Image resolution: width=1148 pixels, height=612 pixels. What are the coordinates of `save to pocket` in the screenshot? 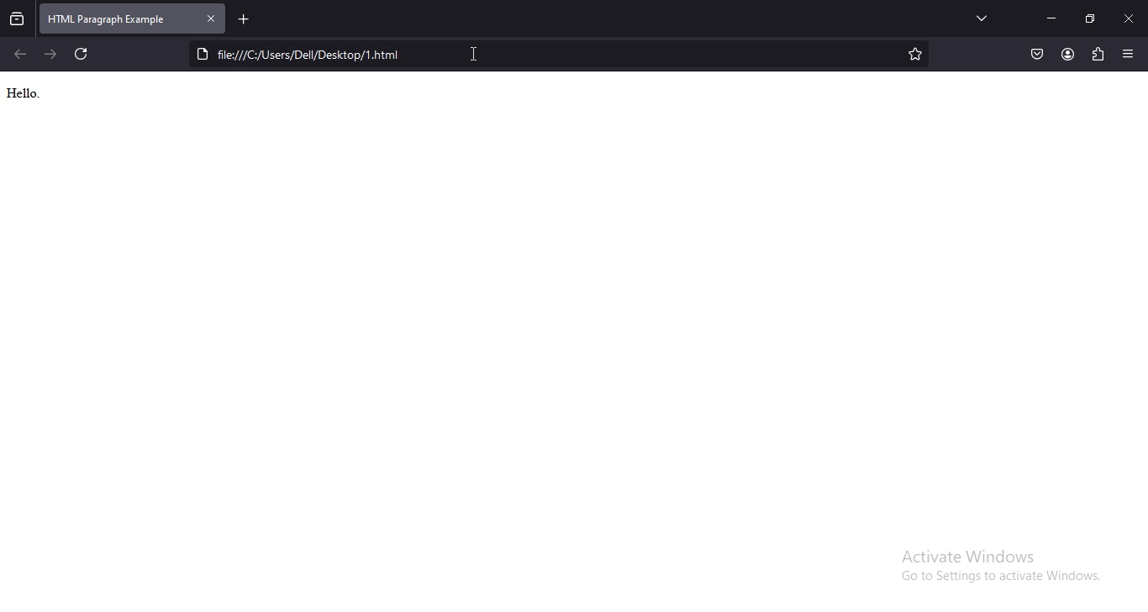 It's located at (1037, 54).